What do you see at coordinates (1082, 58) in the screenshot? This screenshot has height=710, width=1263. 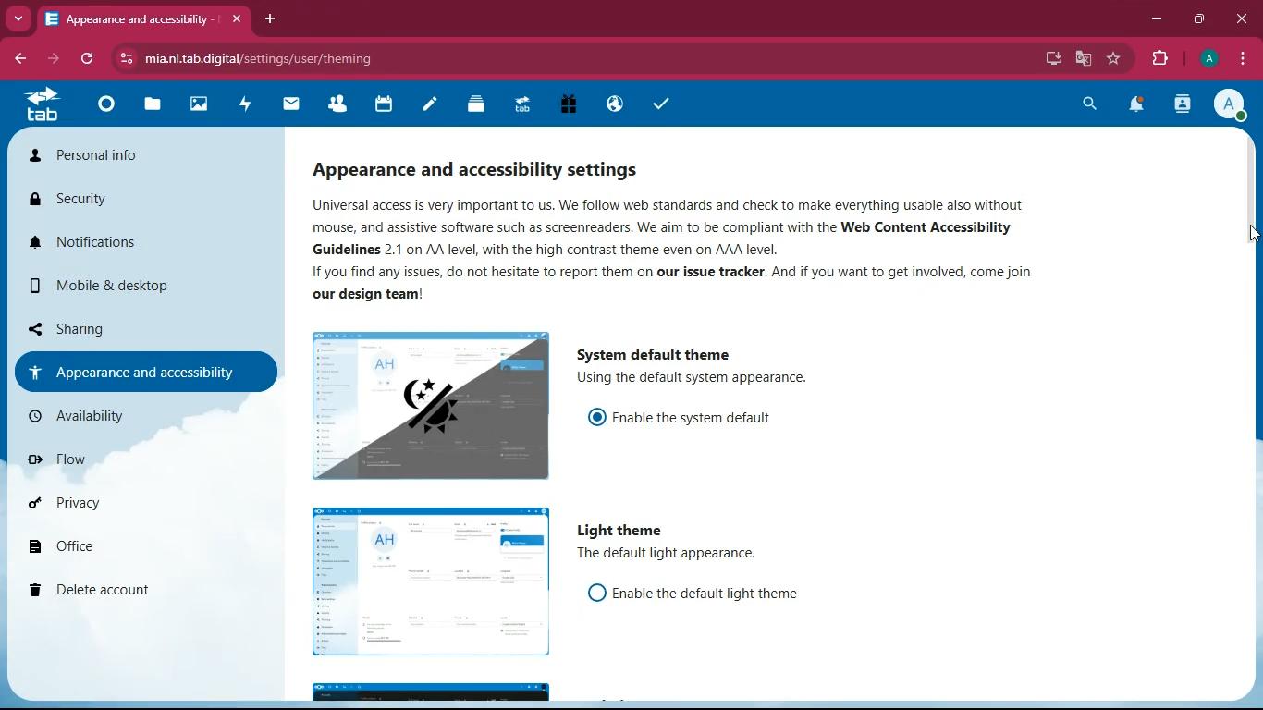 I see `google translate` at bounding box center [1082, 58].